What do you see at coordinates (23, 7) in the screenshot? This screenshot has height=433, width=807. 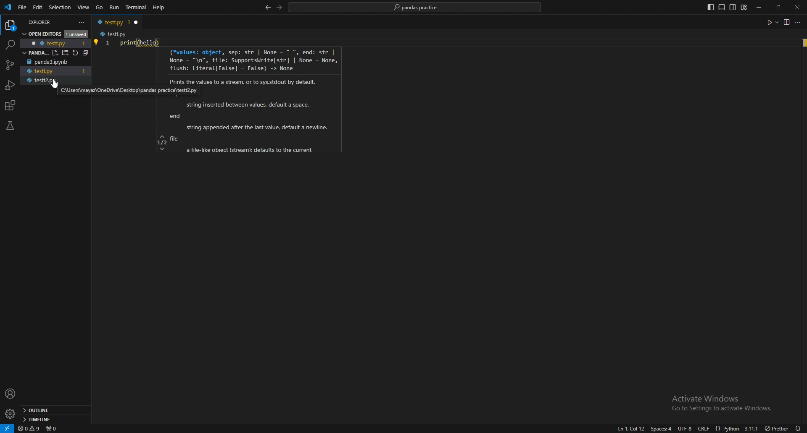 I see `file` at bounding box center [23, 7].